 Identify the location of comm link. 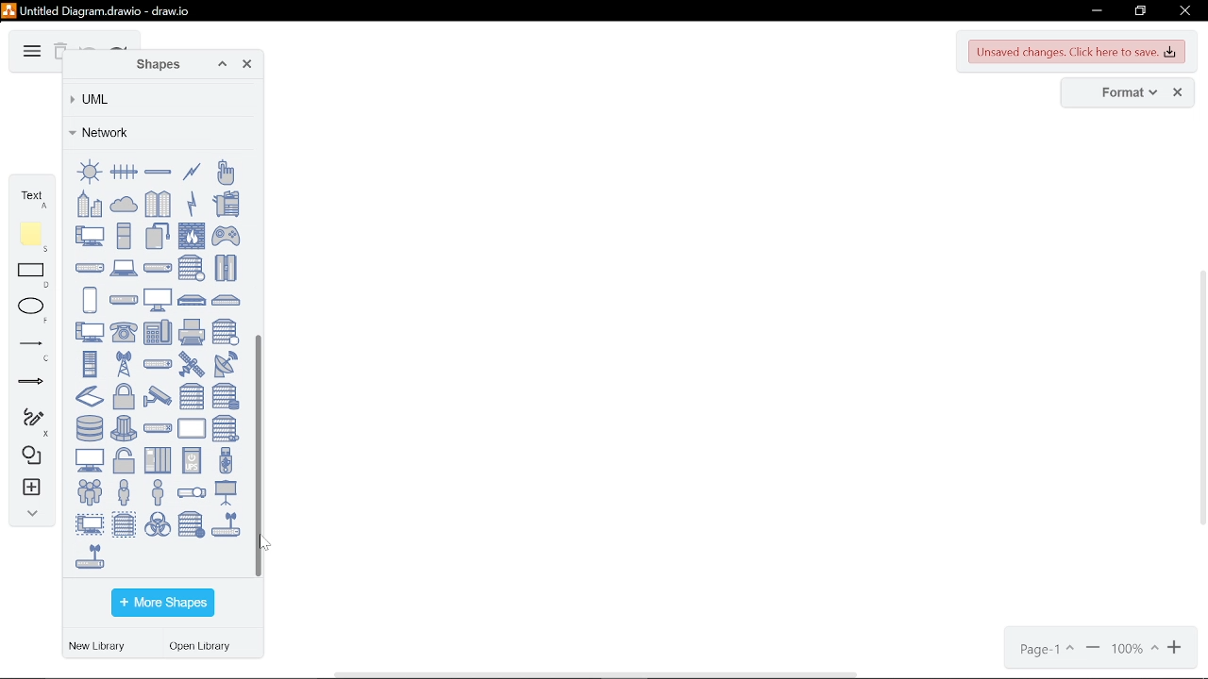
(192, 172).